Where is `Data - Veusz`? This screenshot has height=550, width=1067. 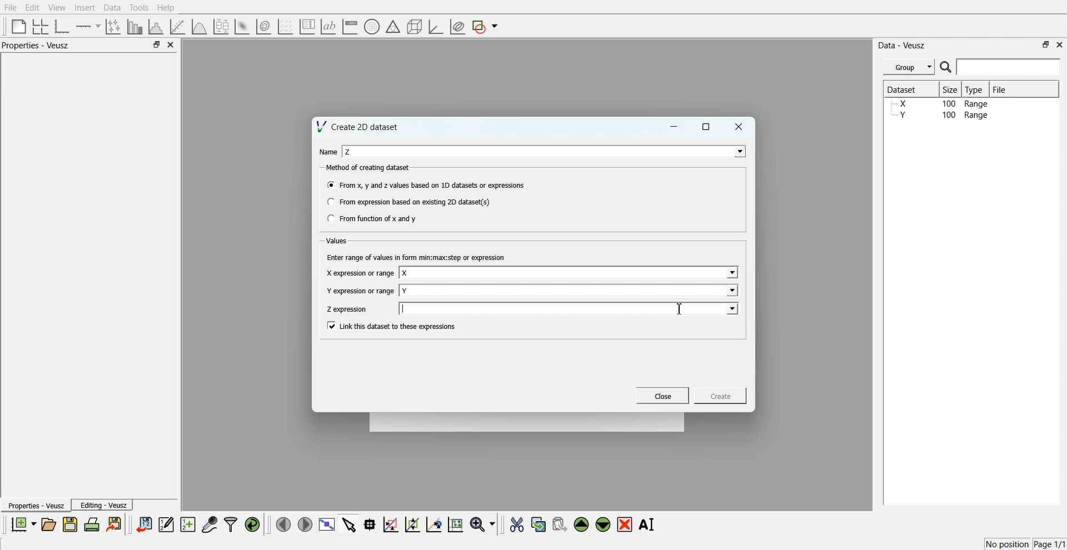
Data - Veusz is located at coordinates (901, 46).